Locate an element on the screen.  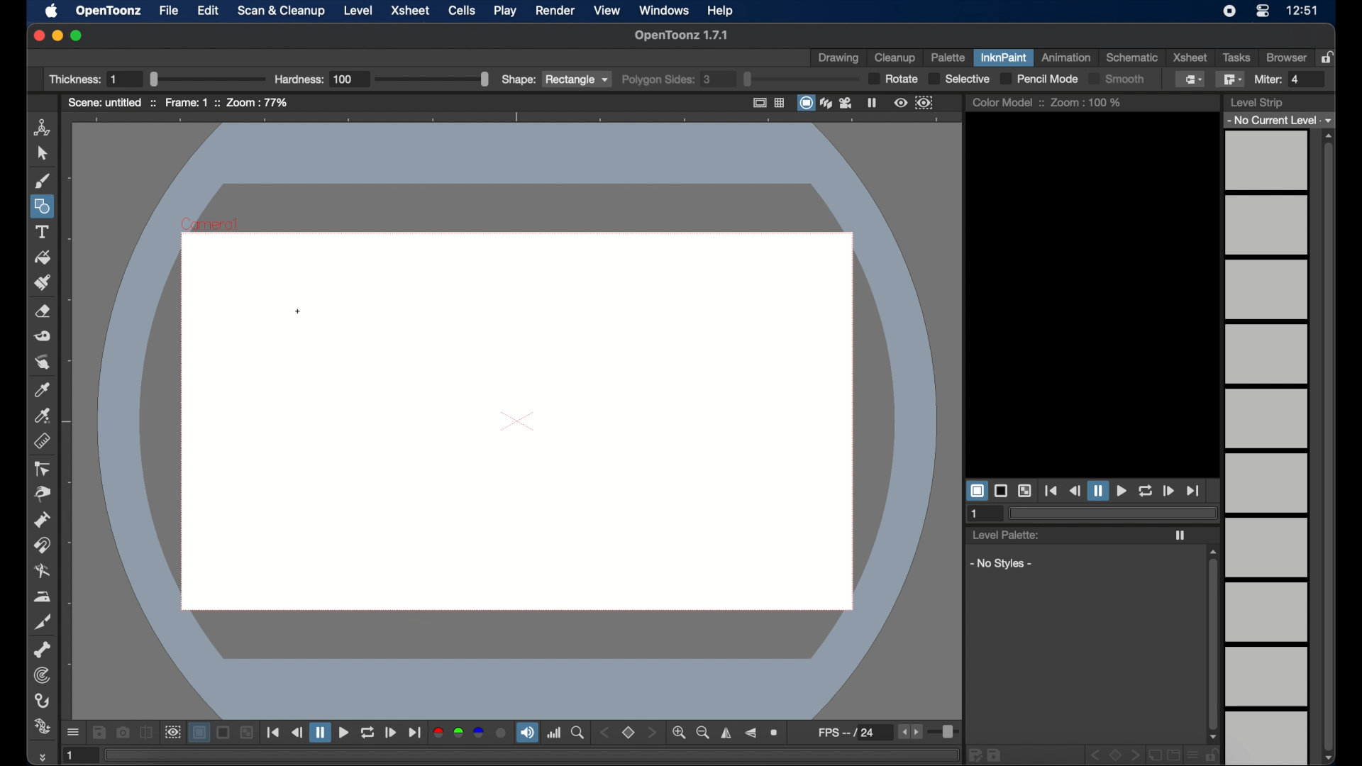
zoom : 100% is located at coordinates (1086, 102).